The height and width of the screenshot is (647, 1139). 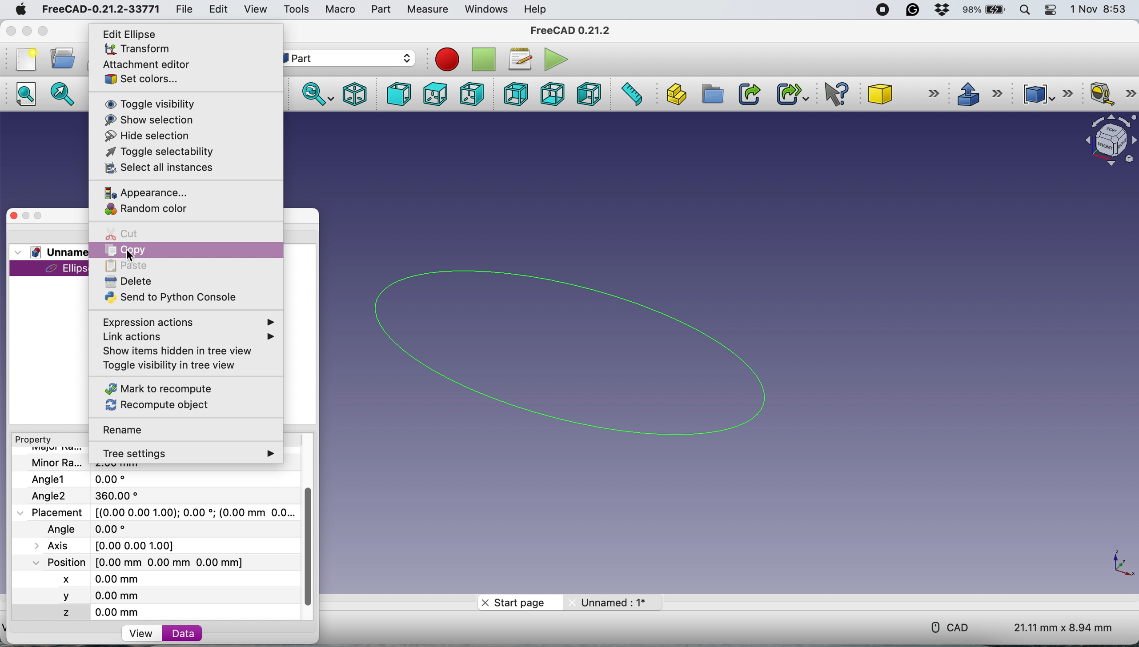 I want to click on extrude, so click(x=981, y=96).